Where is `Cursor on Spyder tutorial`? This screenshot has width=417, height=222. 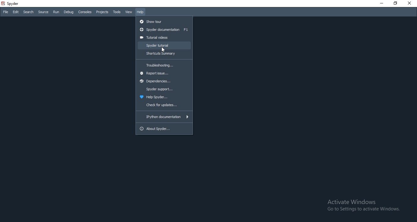
Cursor on Spyder tutorial is located at coordinates (163, 50).